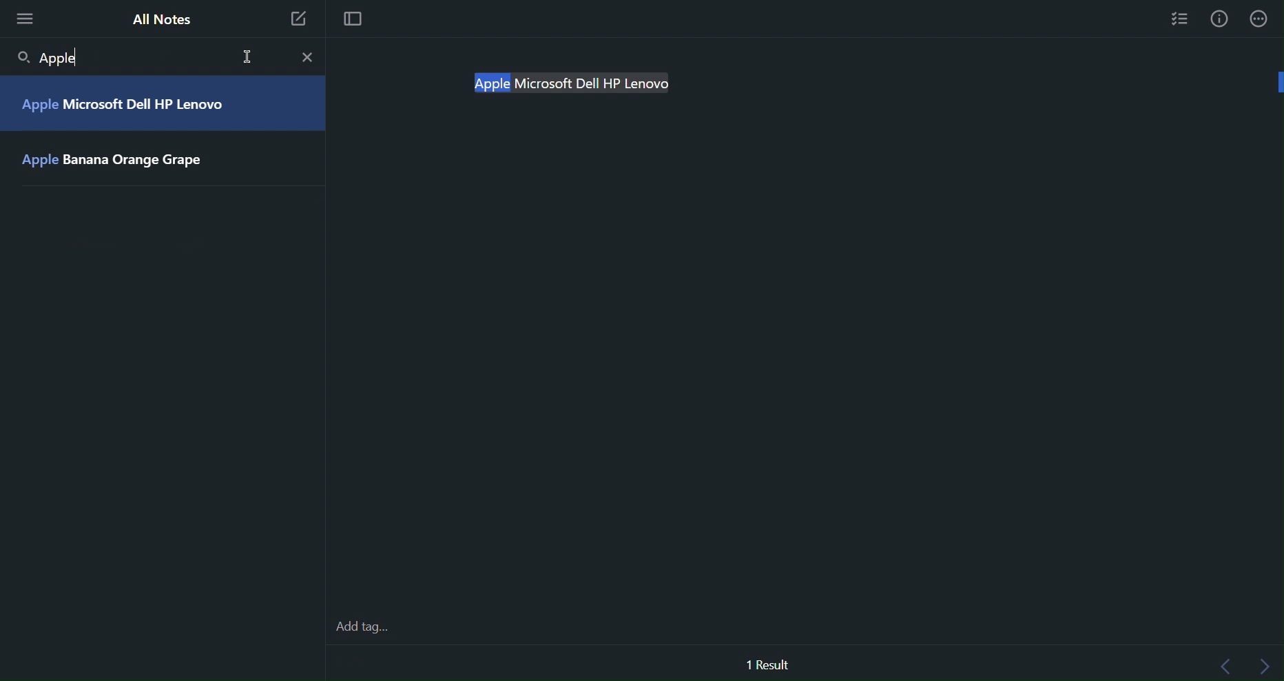  Describe the element at coordinates (594, 82) in the screenshot. I see `Microsoft Dell HP Lenovo` at that location.